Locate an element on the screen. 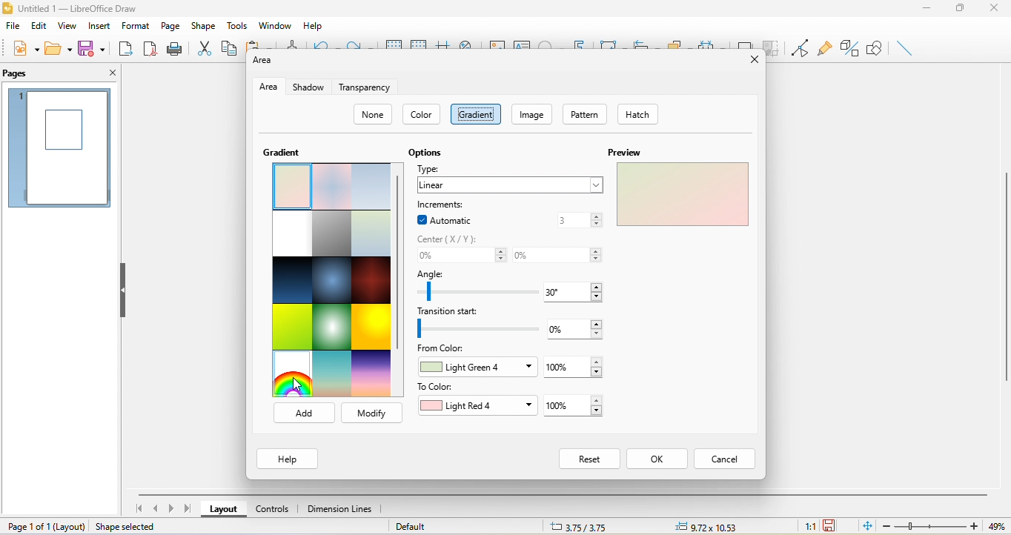 Image resolution: width=1011 pixels, height=535 pixels. angle is located at coordinates (474, 285).